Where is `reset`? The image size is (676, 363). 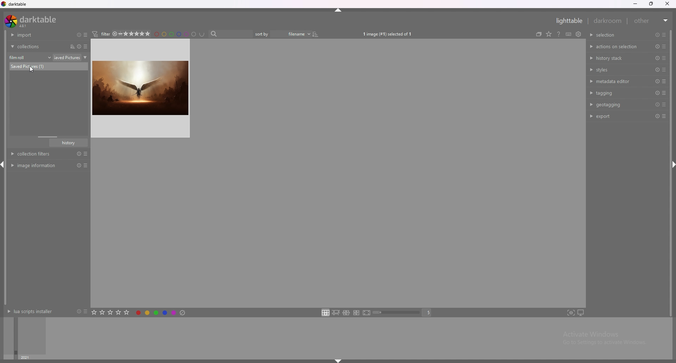 reset is located at coordinates (657, 35).